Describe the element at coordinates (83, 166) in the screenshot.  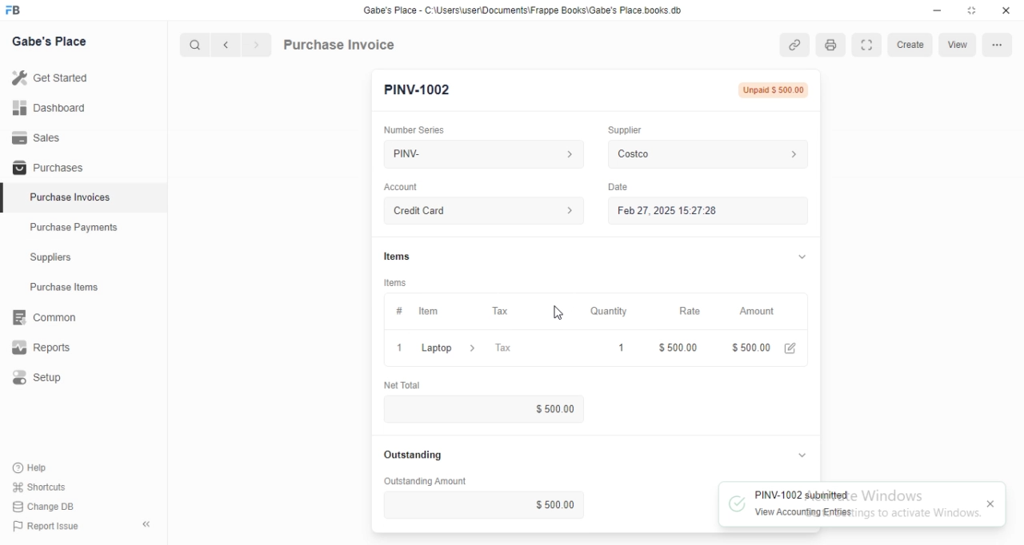
I see `Purchases` at that location.